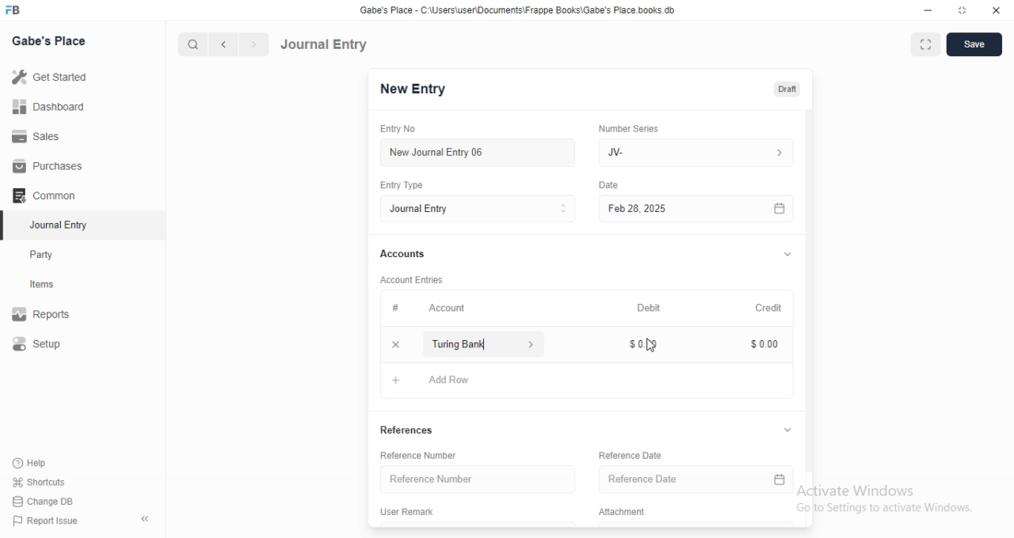  What do you see at coordinates (414, 513) in the screenshot?
I see `User Remark` at bounding box center [414, 513].